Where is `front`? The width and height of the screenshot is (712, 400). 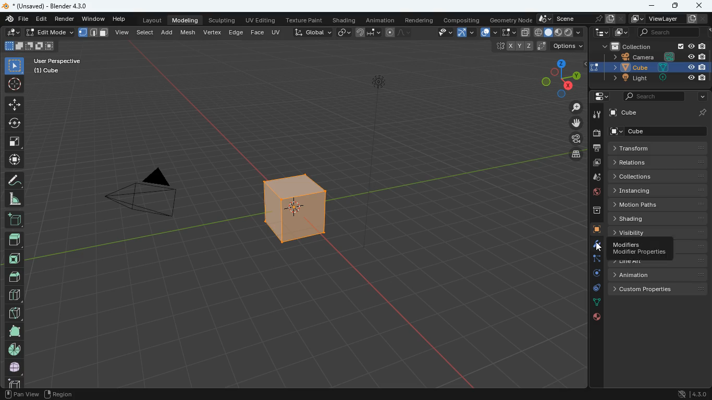 front is located at coordinates (15, 260).